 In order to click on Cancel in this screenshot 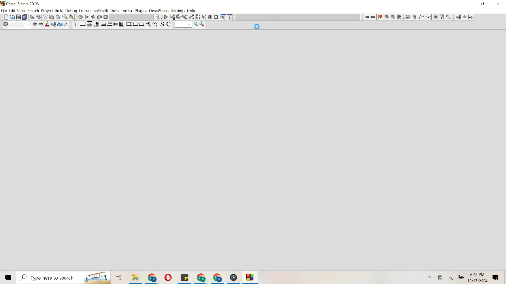, I will do `click(106, 17)`.